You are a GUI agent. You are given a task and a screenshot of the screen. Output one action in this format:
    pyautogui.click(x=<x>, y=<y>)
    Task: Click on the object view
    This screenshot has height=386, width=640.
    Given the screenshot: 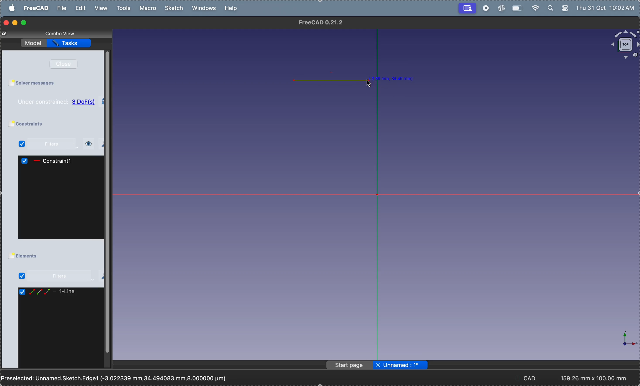 What is the action you would take?
    pyautogui.click(x=624, y=45)
    